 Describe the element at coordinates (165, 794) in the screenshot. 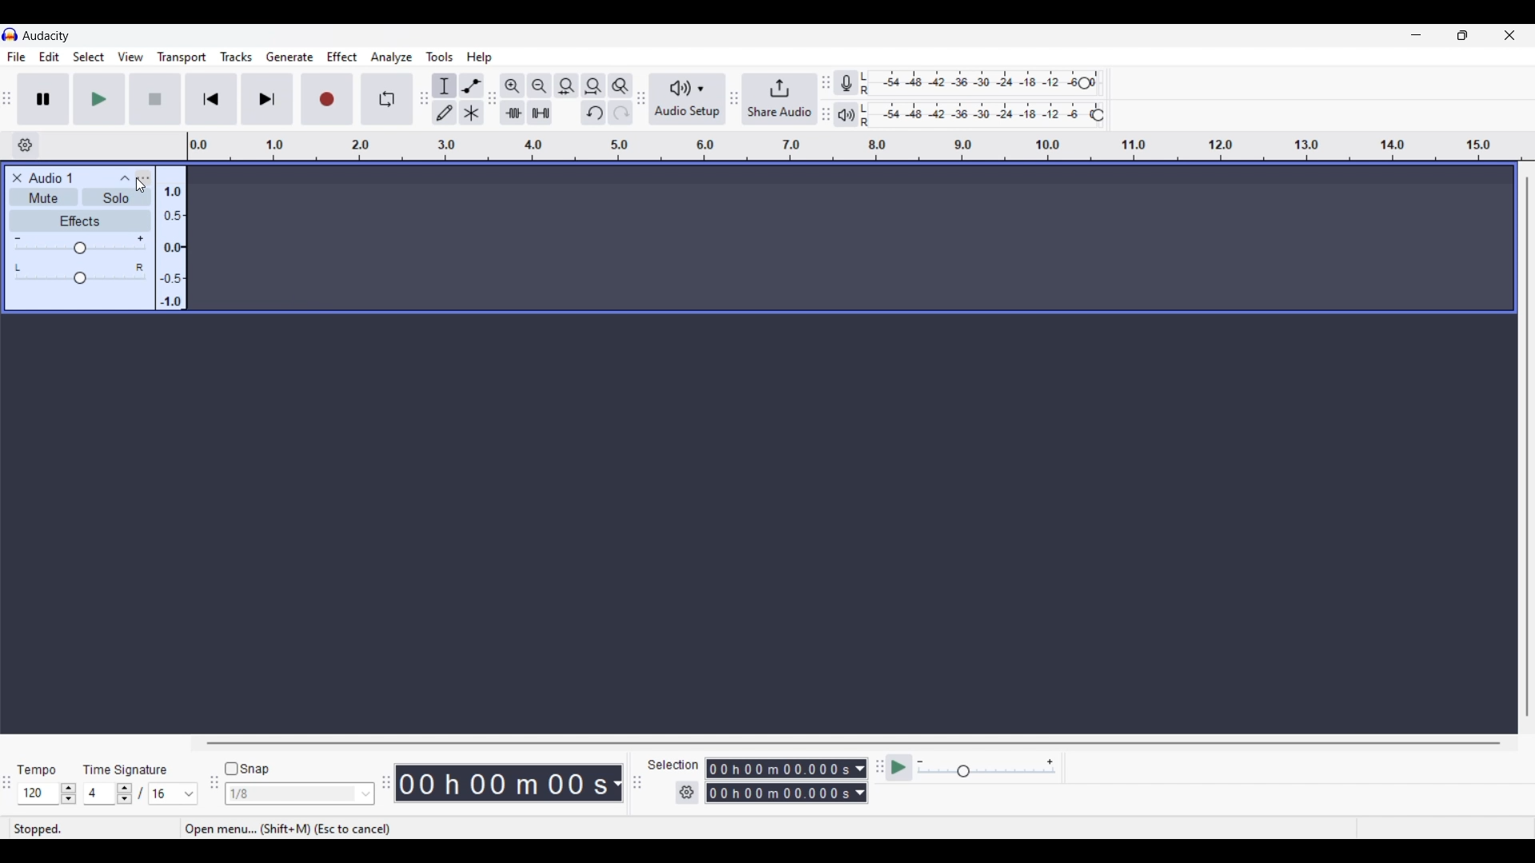

I see `Selected time signature` at that location.